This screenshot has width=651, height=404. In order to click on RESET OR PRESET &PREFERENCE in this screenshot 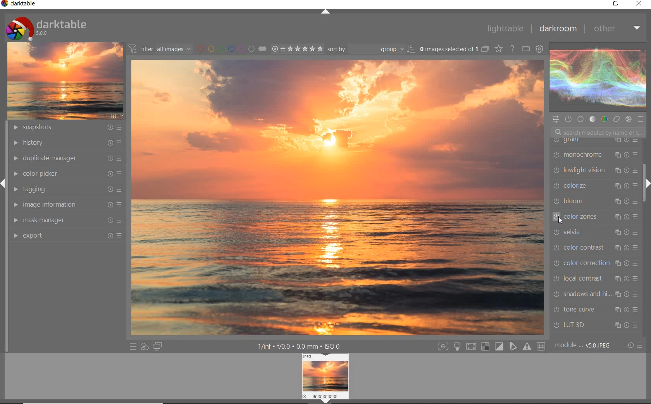, I will do `click(635, 346)`.